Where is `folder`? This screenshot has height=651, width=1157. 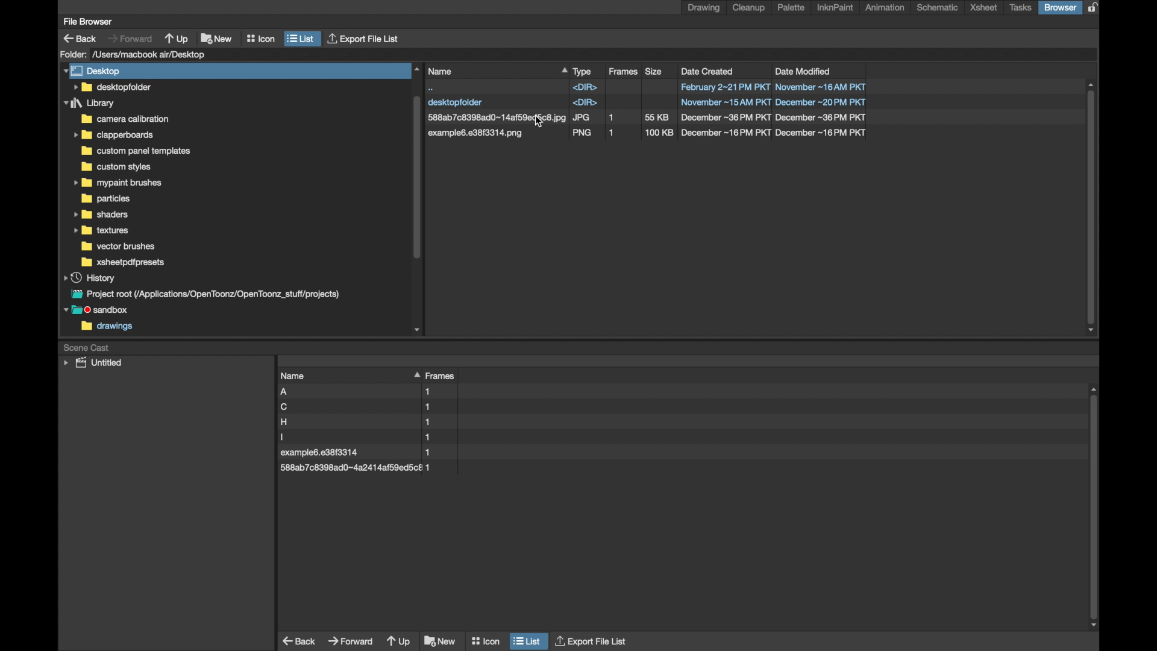
folder is located at coordinates (120, 247).